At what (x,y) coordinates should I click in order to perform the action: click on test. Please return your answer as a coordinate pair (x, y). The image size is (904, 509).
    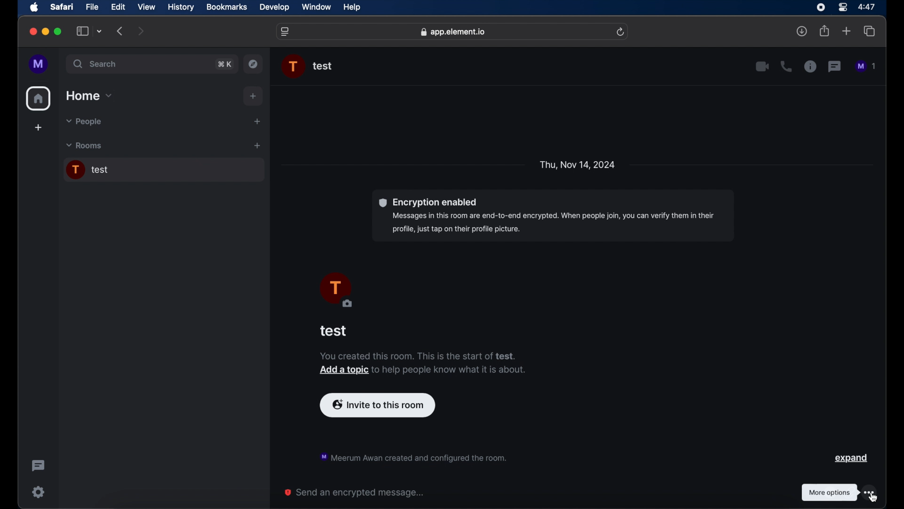
    Looking at the image, I should click on (334, 331).